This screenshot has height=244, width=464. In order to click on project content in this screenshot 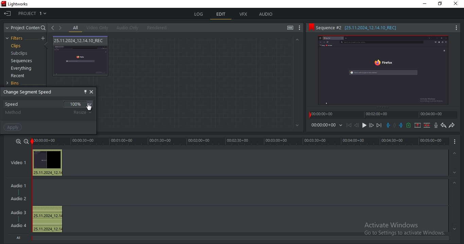, I will do `click(25, 28)`.